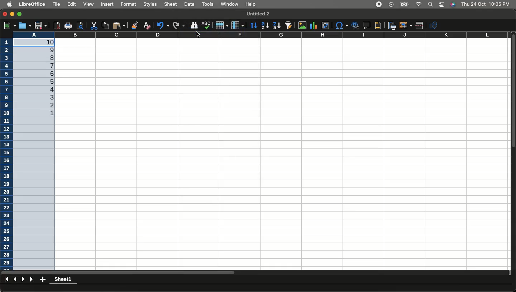 The width and height of the screenshot is (516, 292). Describe the element at coordinates (66, 278) in the screenshot. I see `sheet1` at that location.